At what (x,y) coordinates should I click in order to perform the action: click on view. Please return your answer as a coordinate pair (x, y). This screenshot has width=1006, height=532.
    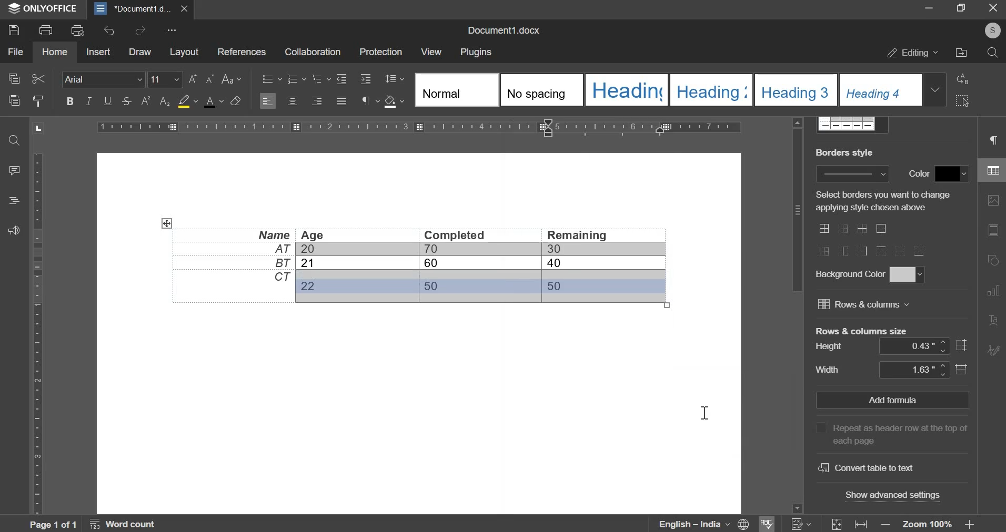
    Looking at the image, I should click on (430, 52).